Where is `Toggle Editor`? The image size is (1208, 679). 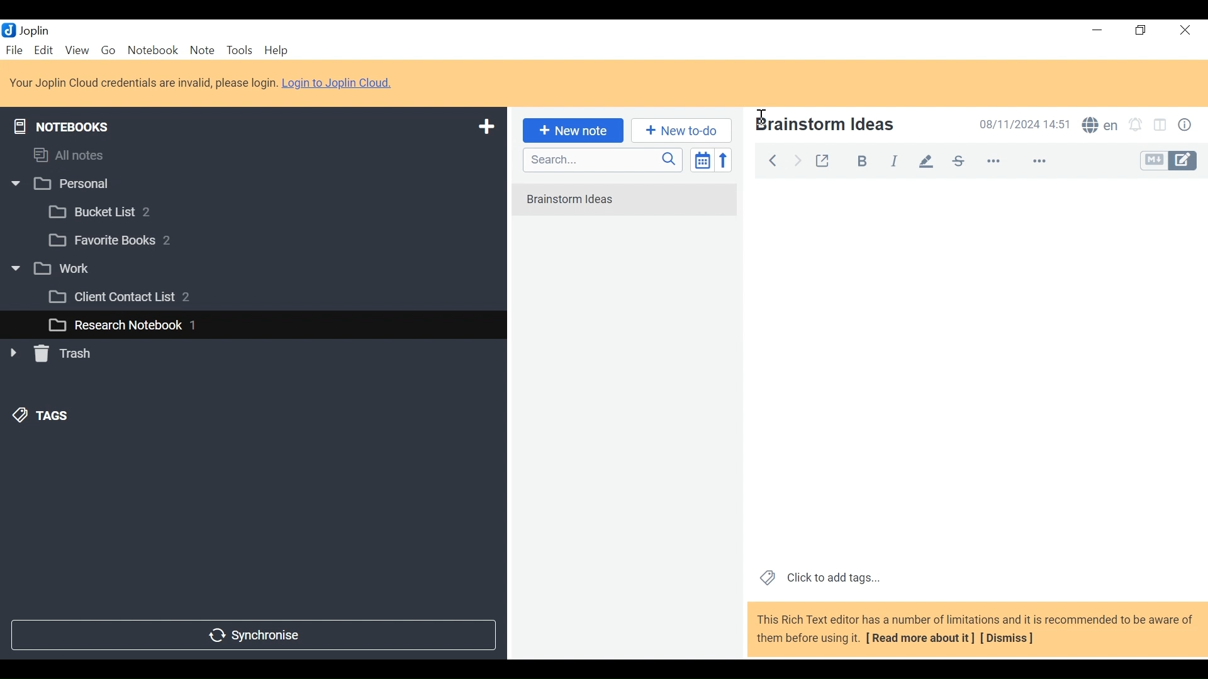
Toggle Editor is located at coordinates (1170, 161).